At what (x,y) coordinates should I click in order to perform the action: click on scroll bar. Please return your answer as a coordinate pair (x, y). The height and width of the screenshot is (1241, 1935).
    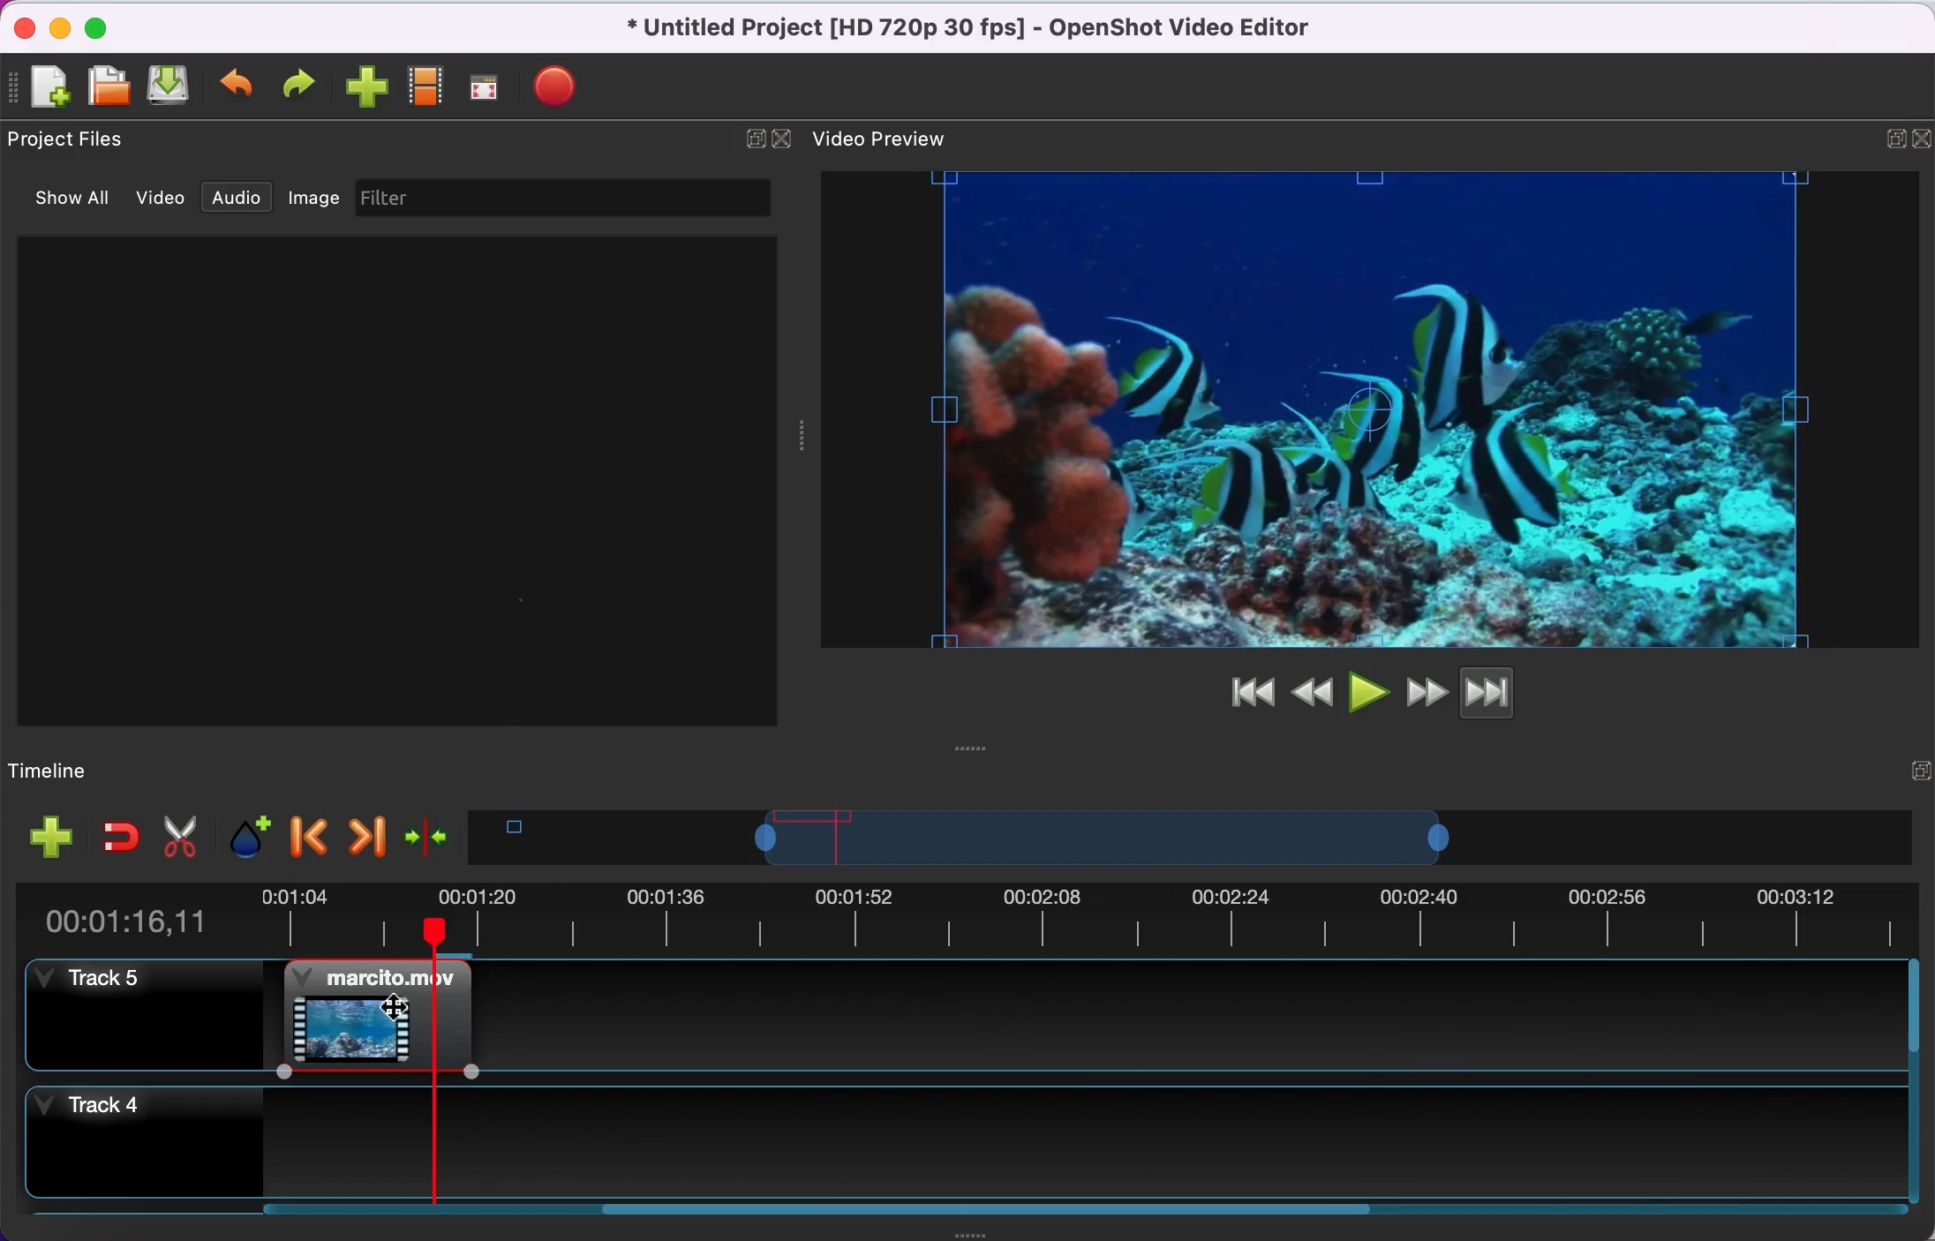
    Looking at the image, I should click on (975, 1216).